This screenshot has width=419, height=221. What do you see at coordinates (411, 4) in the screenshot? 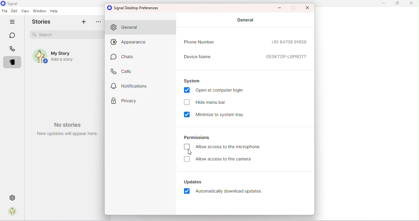
I see `Close` at bounding box center [411, 4].